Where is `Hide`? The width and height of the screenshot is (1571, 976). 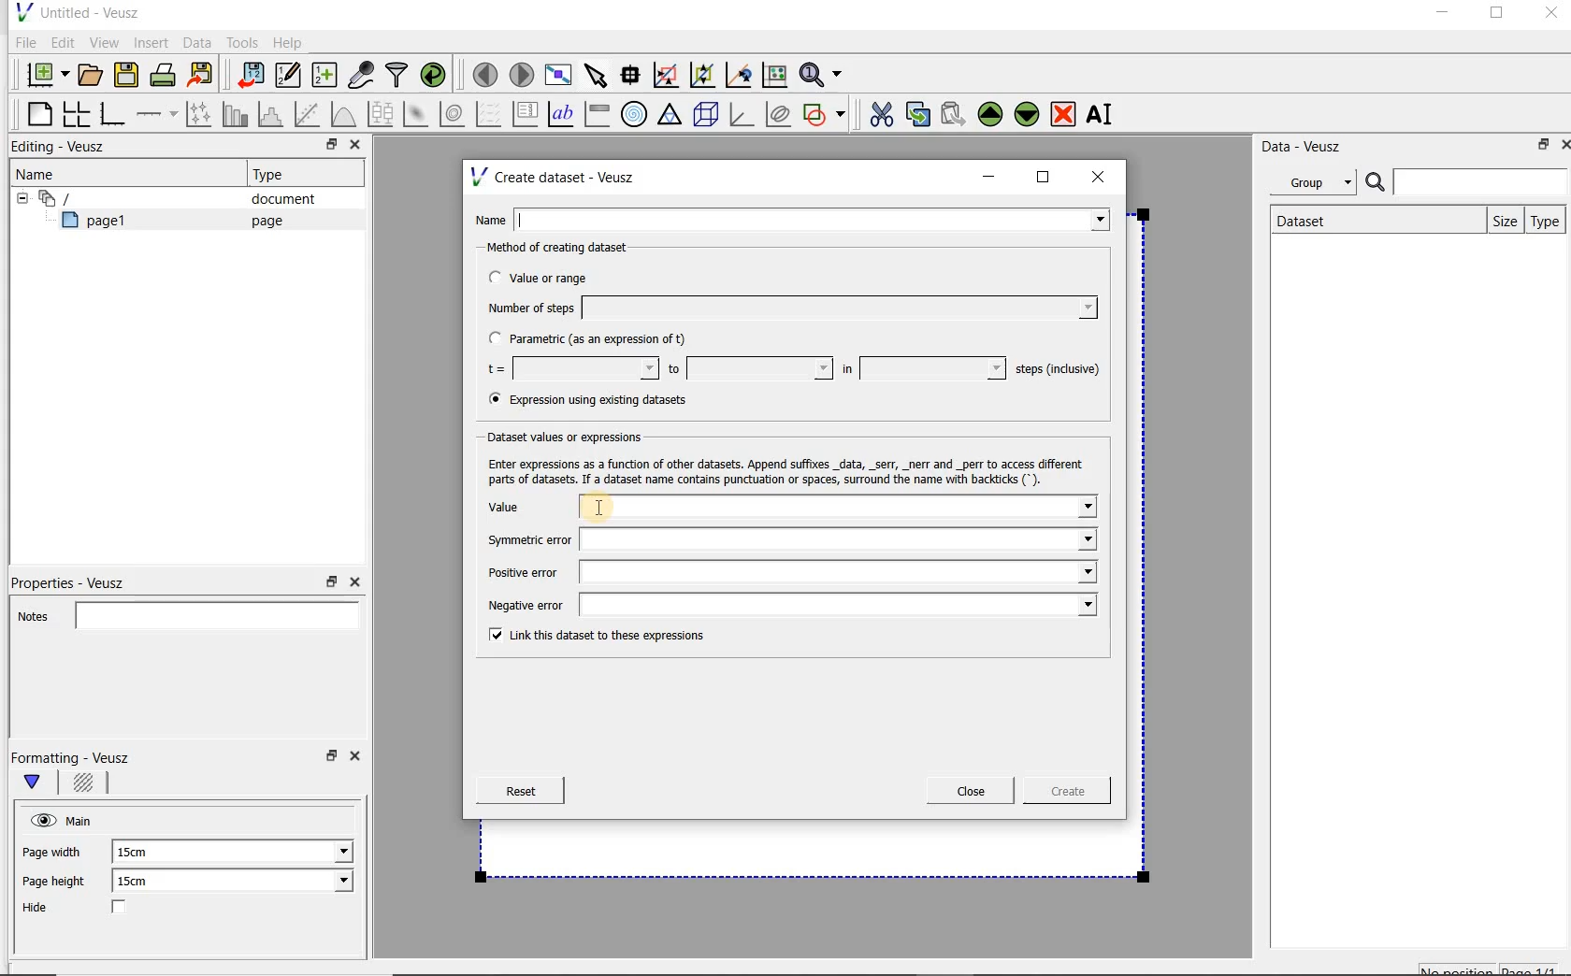
Hide is located at coordinates (93, 909).